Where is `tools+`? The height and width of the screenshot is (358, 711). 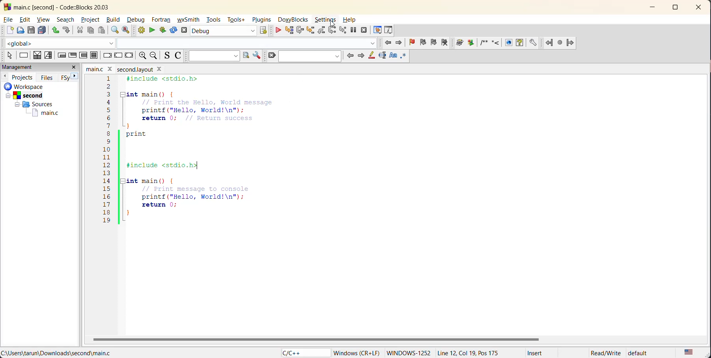
tools+ is located at coordinates (237, 20).